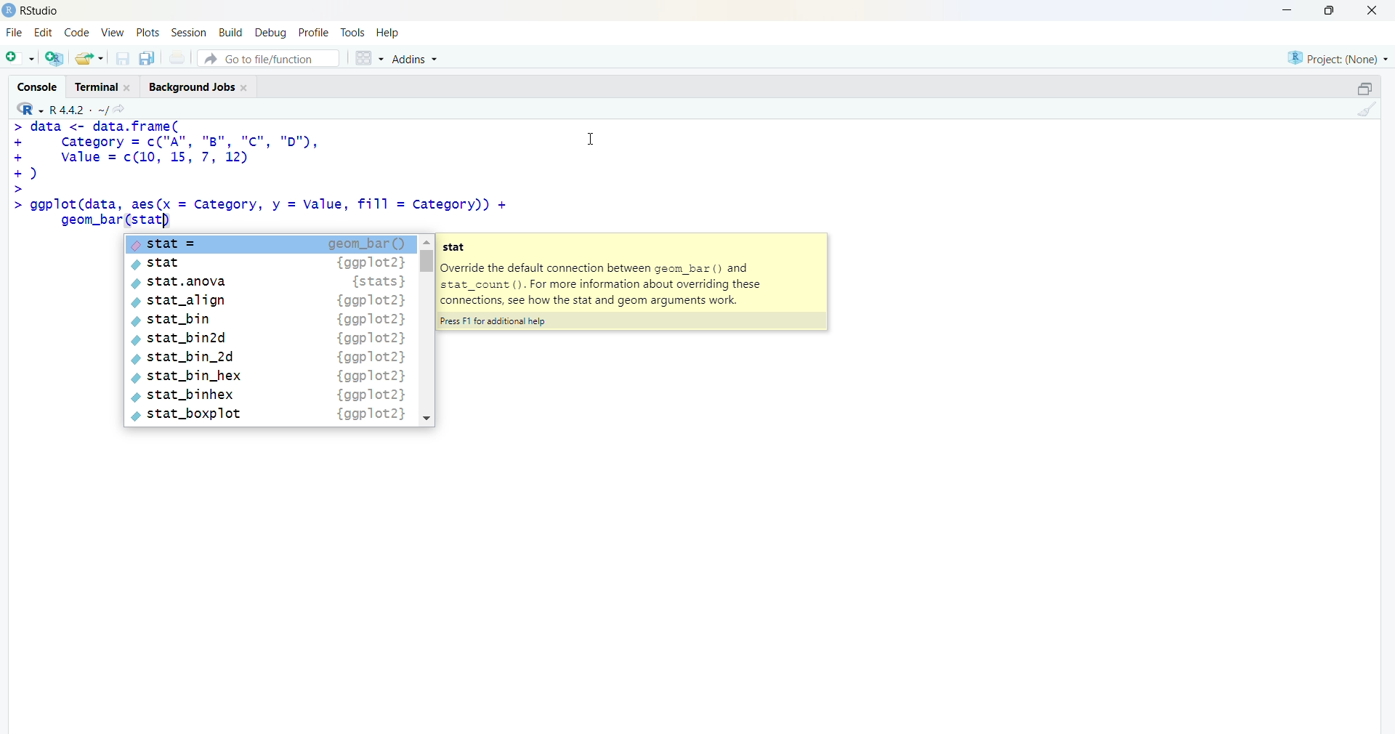 The width and height of the screenshot is (1395, 734). I want to click on maximize, so click(1364, 89).